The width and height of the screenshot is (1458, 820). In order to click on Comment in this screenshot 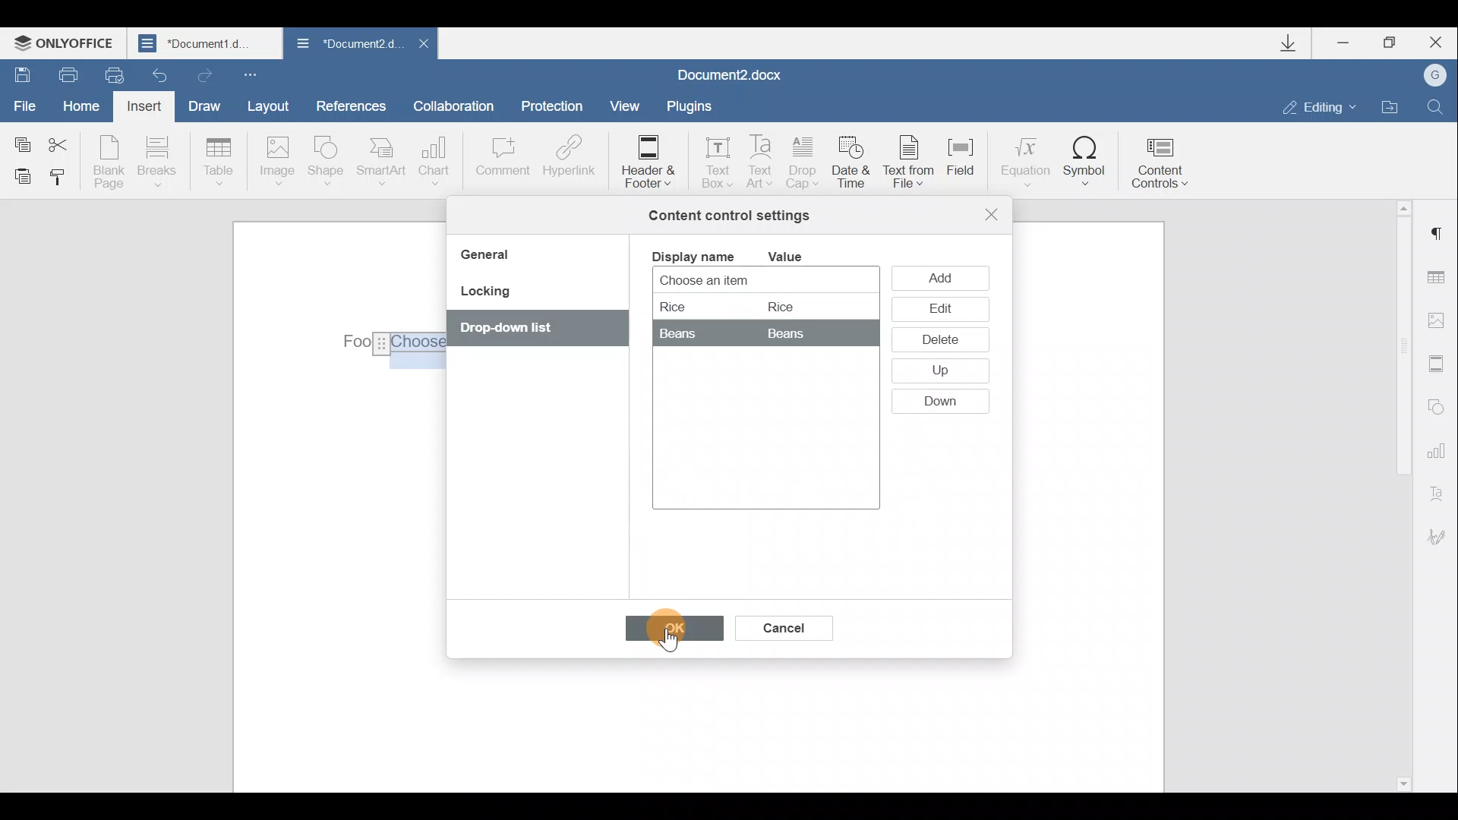, I will do `click(502, 164)`.